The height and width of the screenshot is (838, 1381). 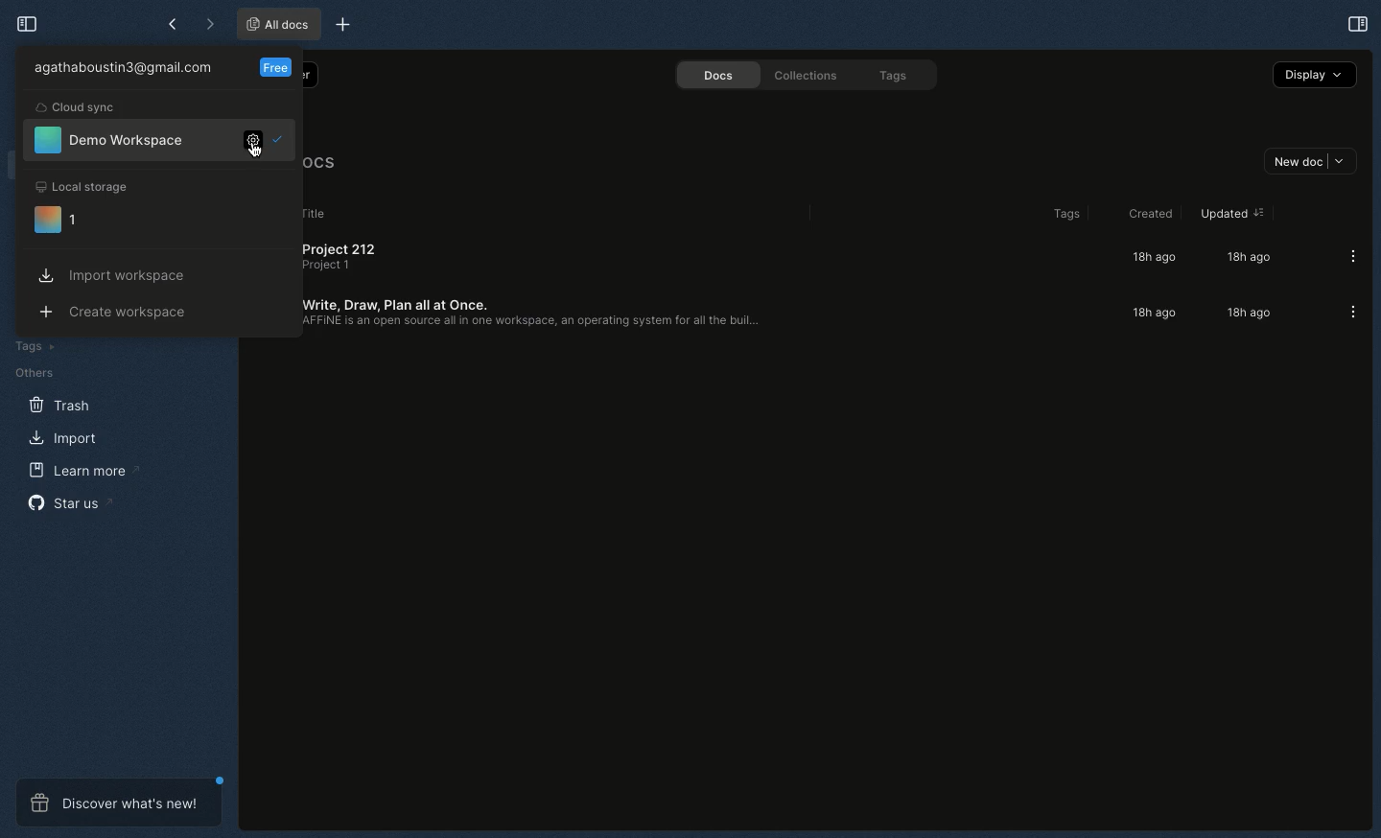 What do you see at coordinates (1060, 214) in the screenshot?
I see `Tags` at bounding box center [1060, 214].